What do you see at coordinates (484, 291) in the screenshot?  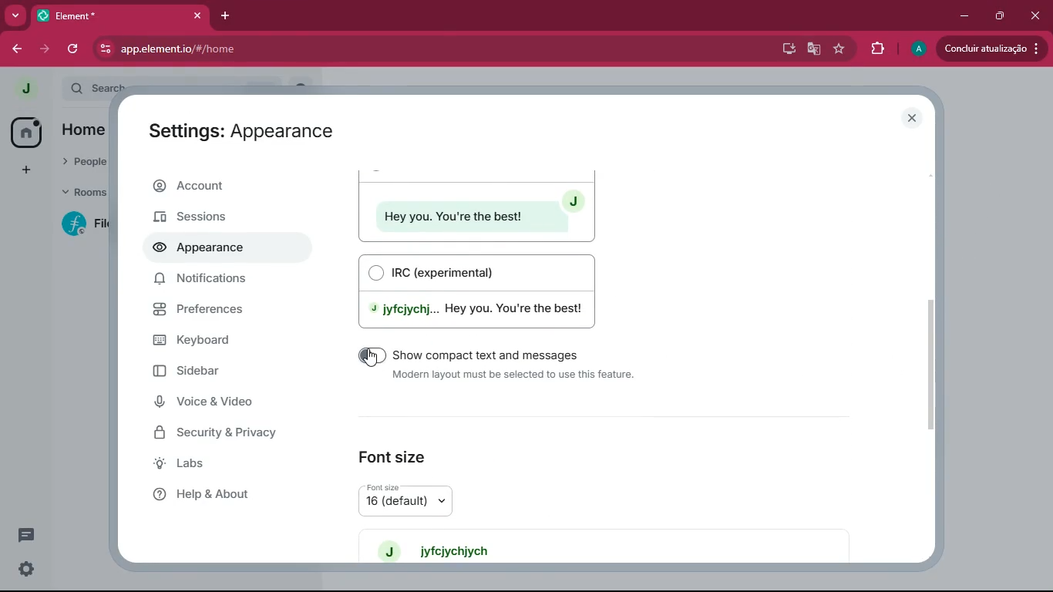 I see `irc ` at bounding box center [484, 291].